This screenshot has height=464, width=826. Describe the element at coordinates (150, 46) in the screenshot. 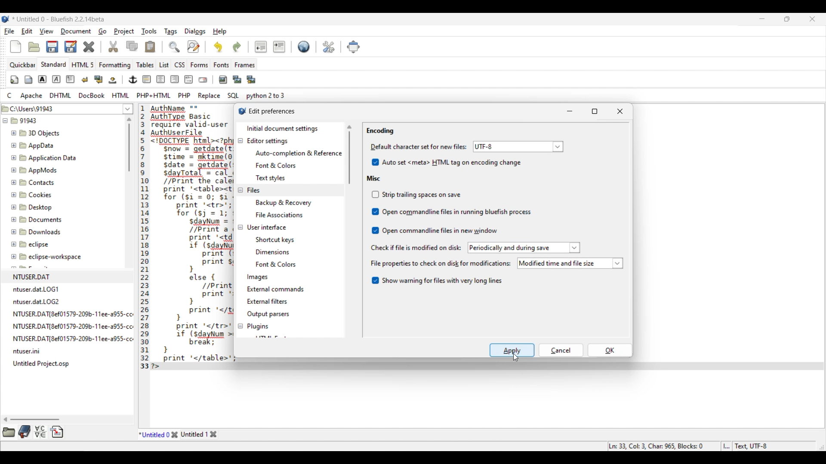

I see `Paste` at that location.